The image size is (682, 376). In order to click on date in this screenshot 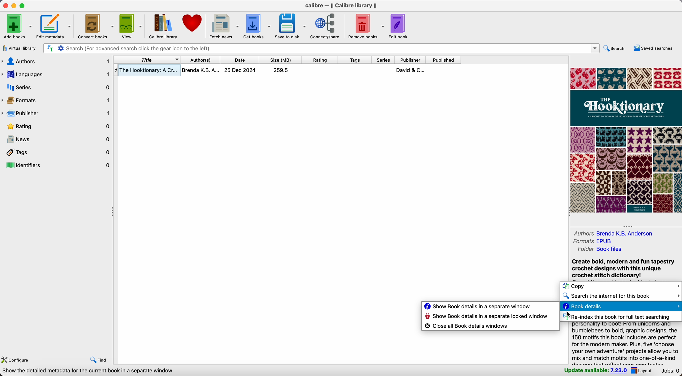, I will do `click(240, 60)`.